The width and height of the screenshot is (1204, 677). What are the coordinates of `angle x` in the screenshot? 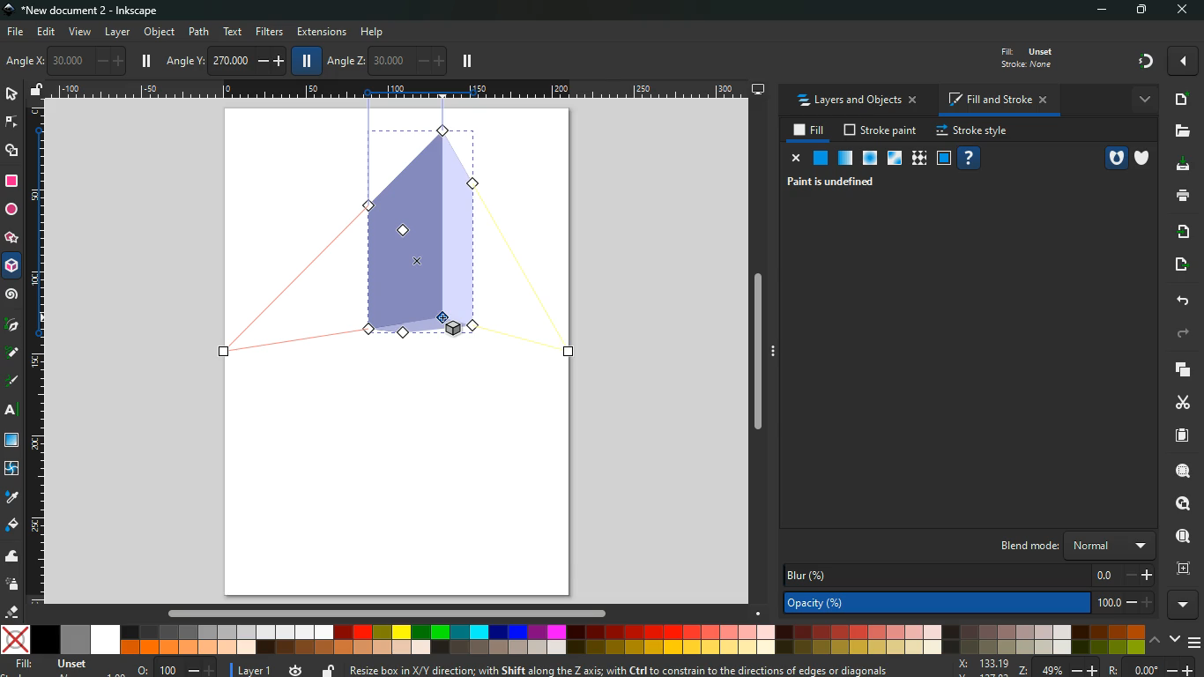 It's located at (72, 61).